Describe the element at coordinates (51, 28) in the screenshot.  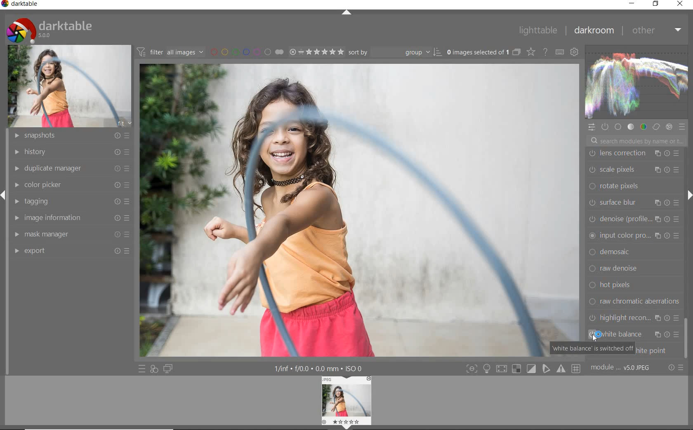
I see `system logo & name` at that location.